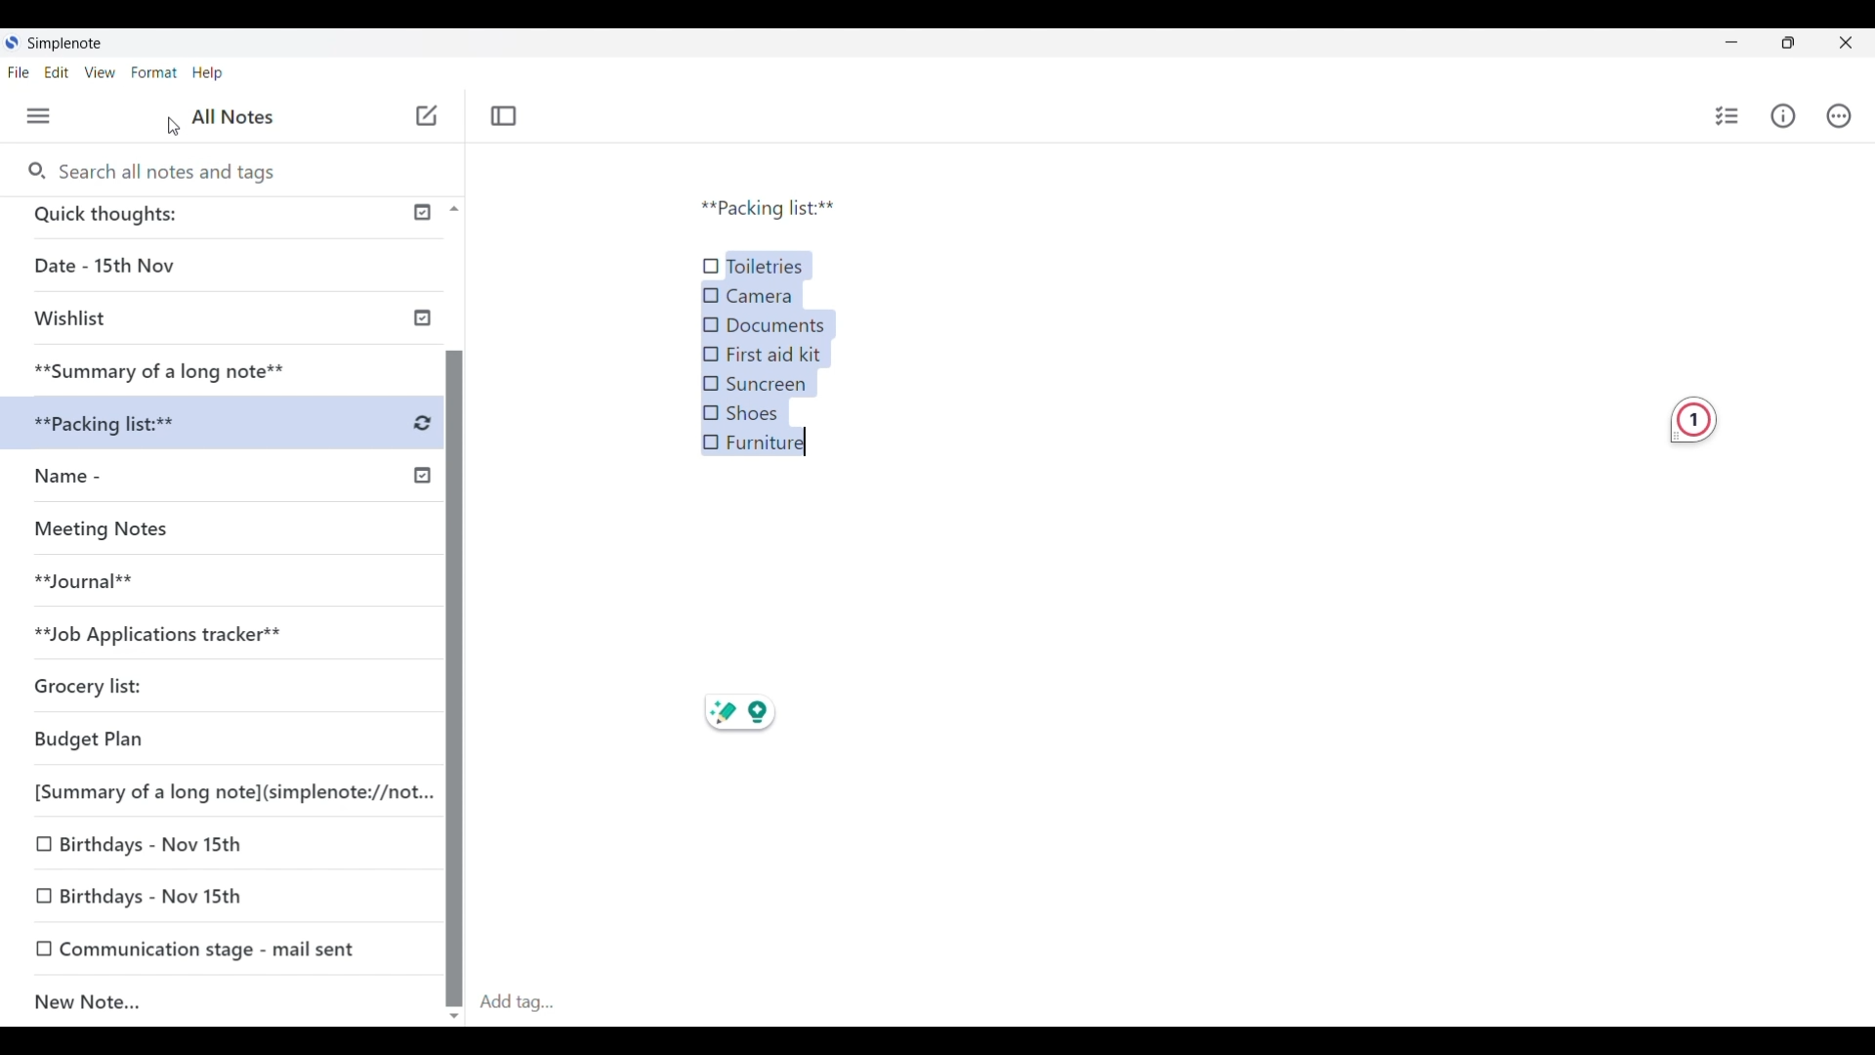 This screenshot has width=1875, height=1055. What do you see at coordinates (771, 710) in the screenshot?
I see `idea` at bounding box center [771, 710].